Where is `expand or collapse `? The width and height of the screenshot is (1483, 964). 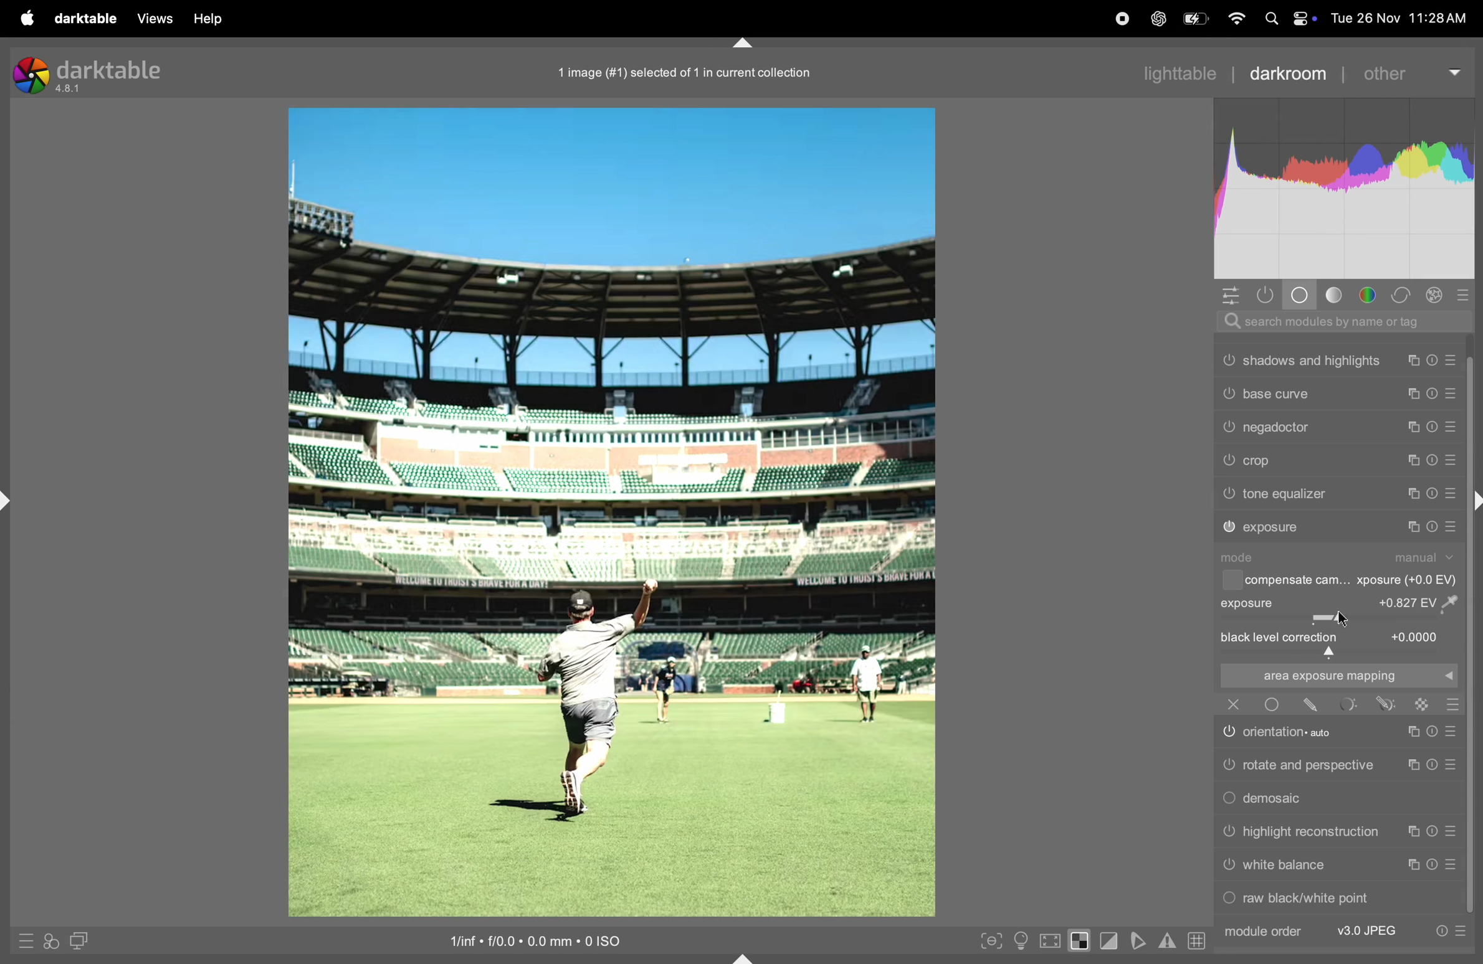 expand or collapse  is located at coordinates (9, 502).